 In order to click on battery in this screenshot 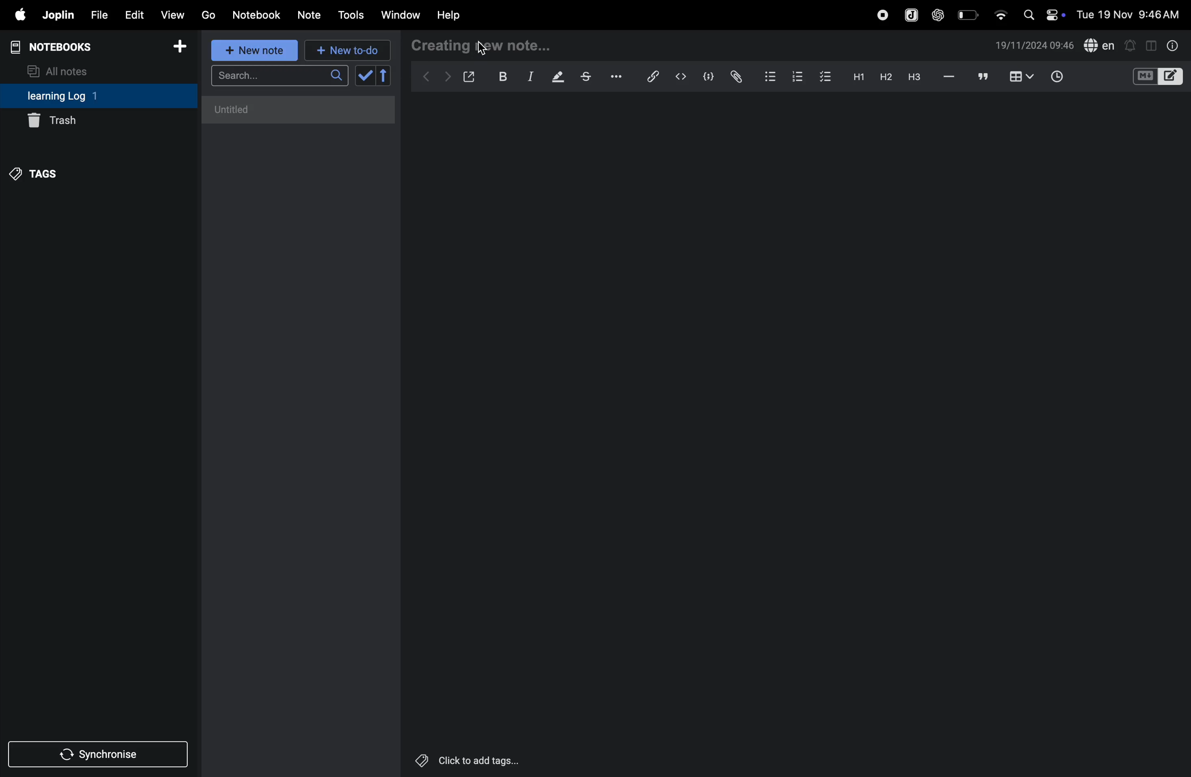, I will do `click(969, 14)`.